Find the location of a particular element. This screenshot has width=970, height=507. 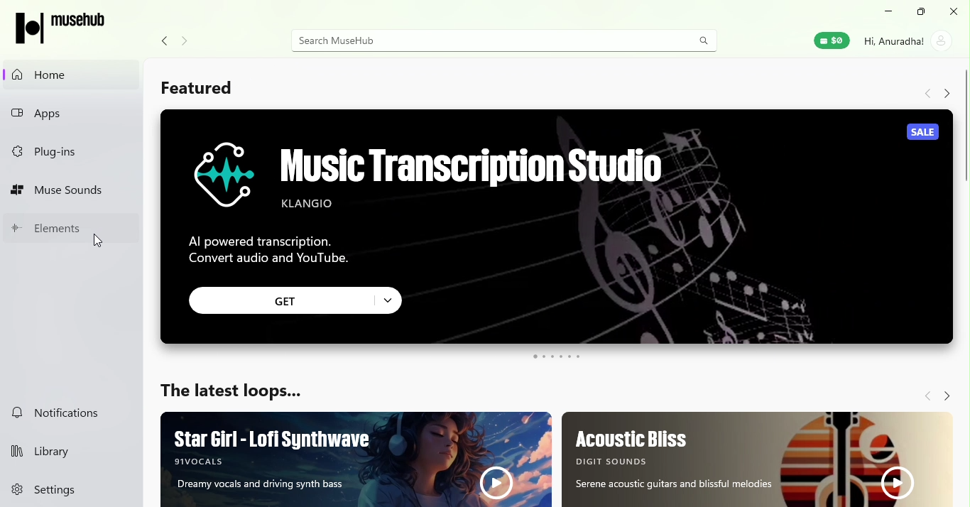

cursor is located at coordinates (100, 241).